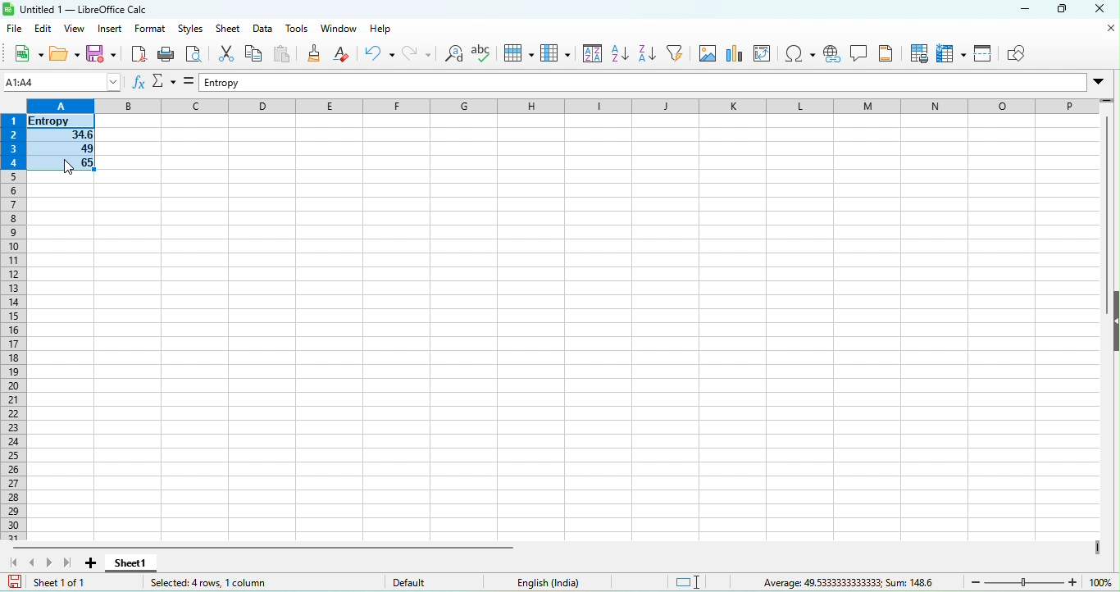  What do you see at coordinates (642, 84) in the screenshot?
I see `formula bar` at bounding box center [642, 84].